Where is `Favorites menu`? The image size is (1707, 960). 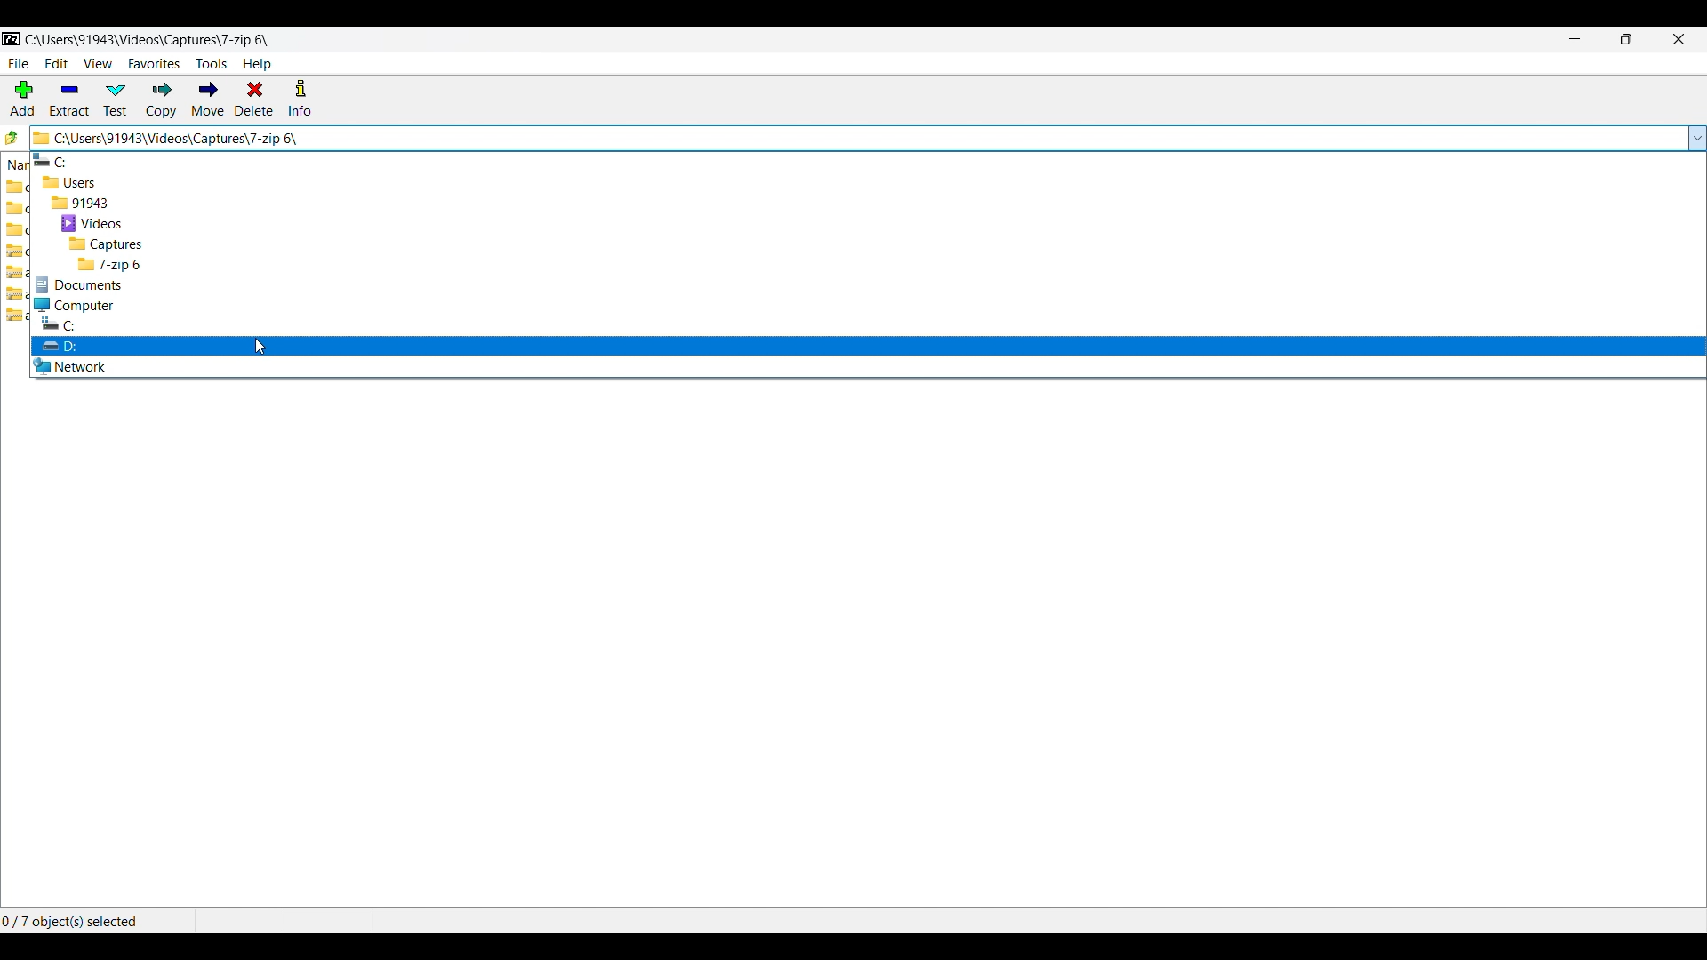
Favorites menu is located at coordinates (154, 64).